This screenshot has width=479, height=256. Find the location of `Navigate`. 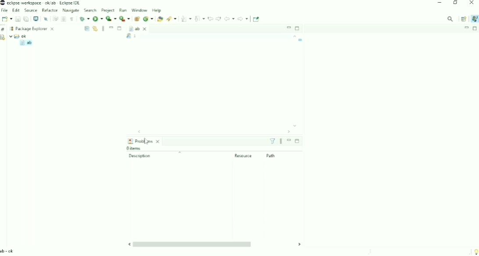

Navigate is located at coordinates (71, 11).